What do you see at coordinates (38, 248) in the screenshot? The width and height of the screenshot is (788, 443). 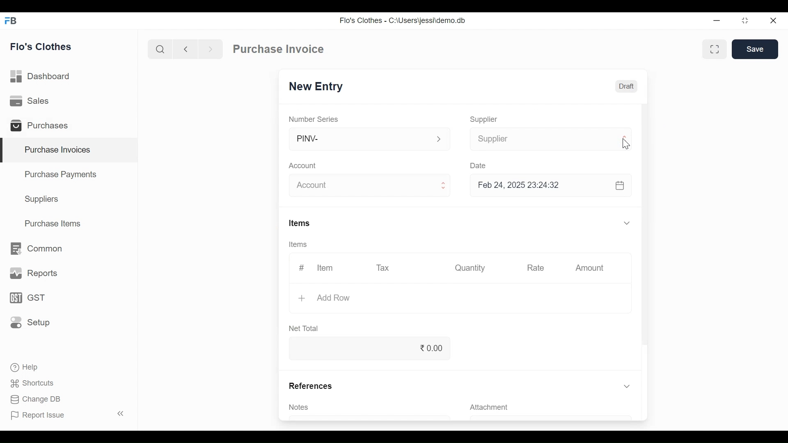 I see `Common` at bounding box center [38, 248].